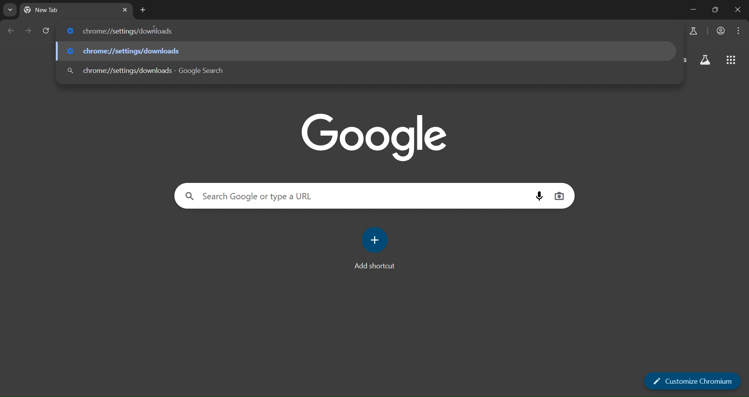  What do you see at coordinates (145, 9) in the screenshot?
I see `new tab` at bounding box center [145, 9].